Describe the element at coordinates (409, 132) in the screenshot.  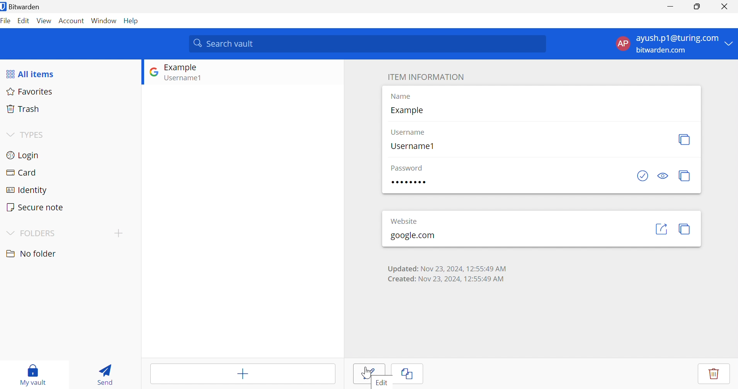
I see `Username` at that location.